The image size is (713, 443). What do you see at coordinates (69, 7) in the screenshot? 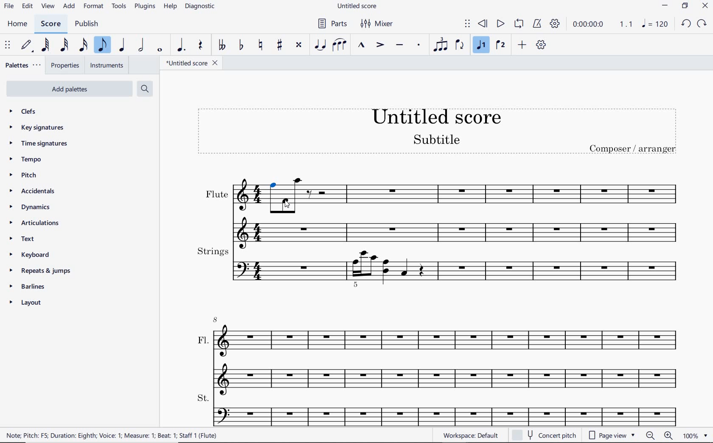
I see `add` at bounding box center [69, 7].